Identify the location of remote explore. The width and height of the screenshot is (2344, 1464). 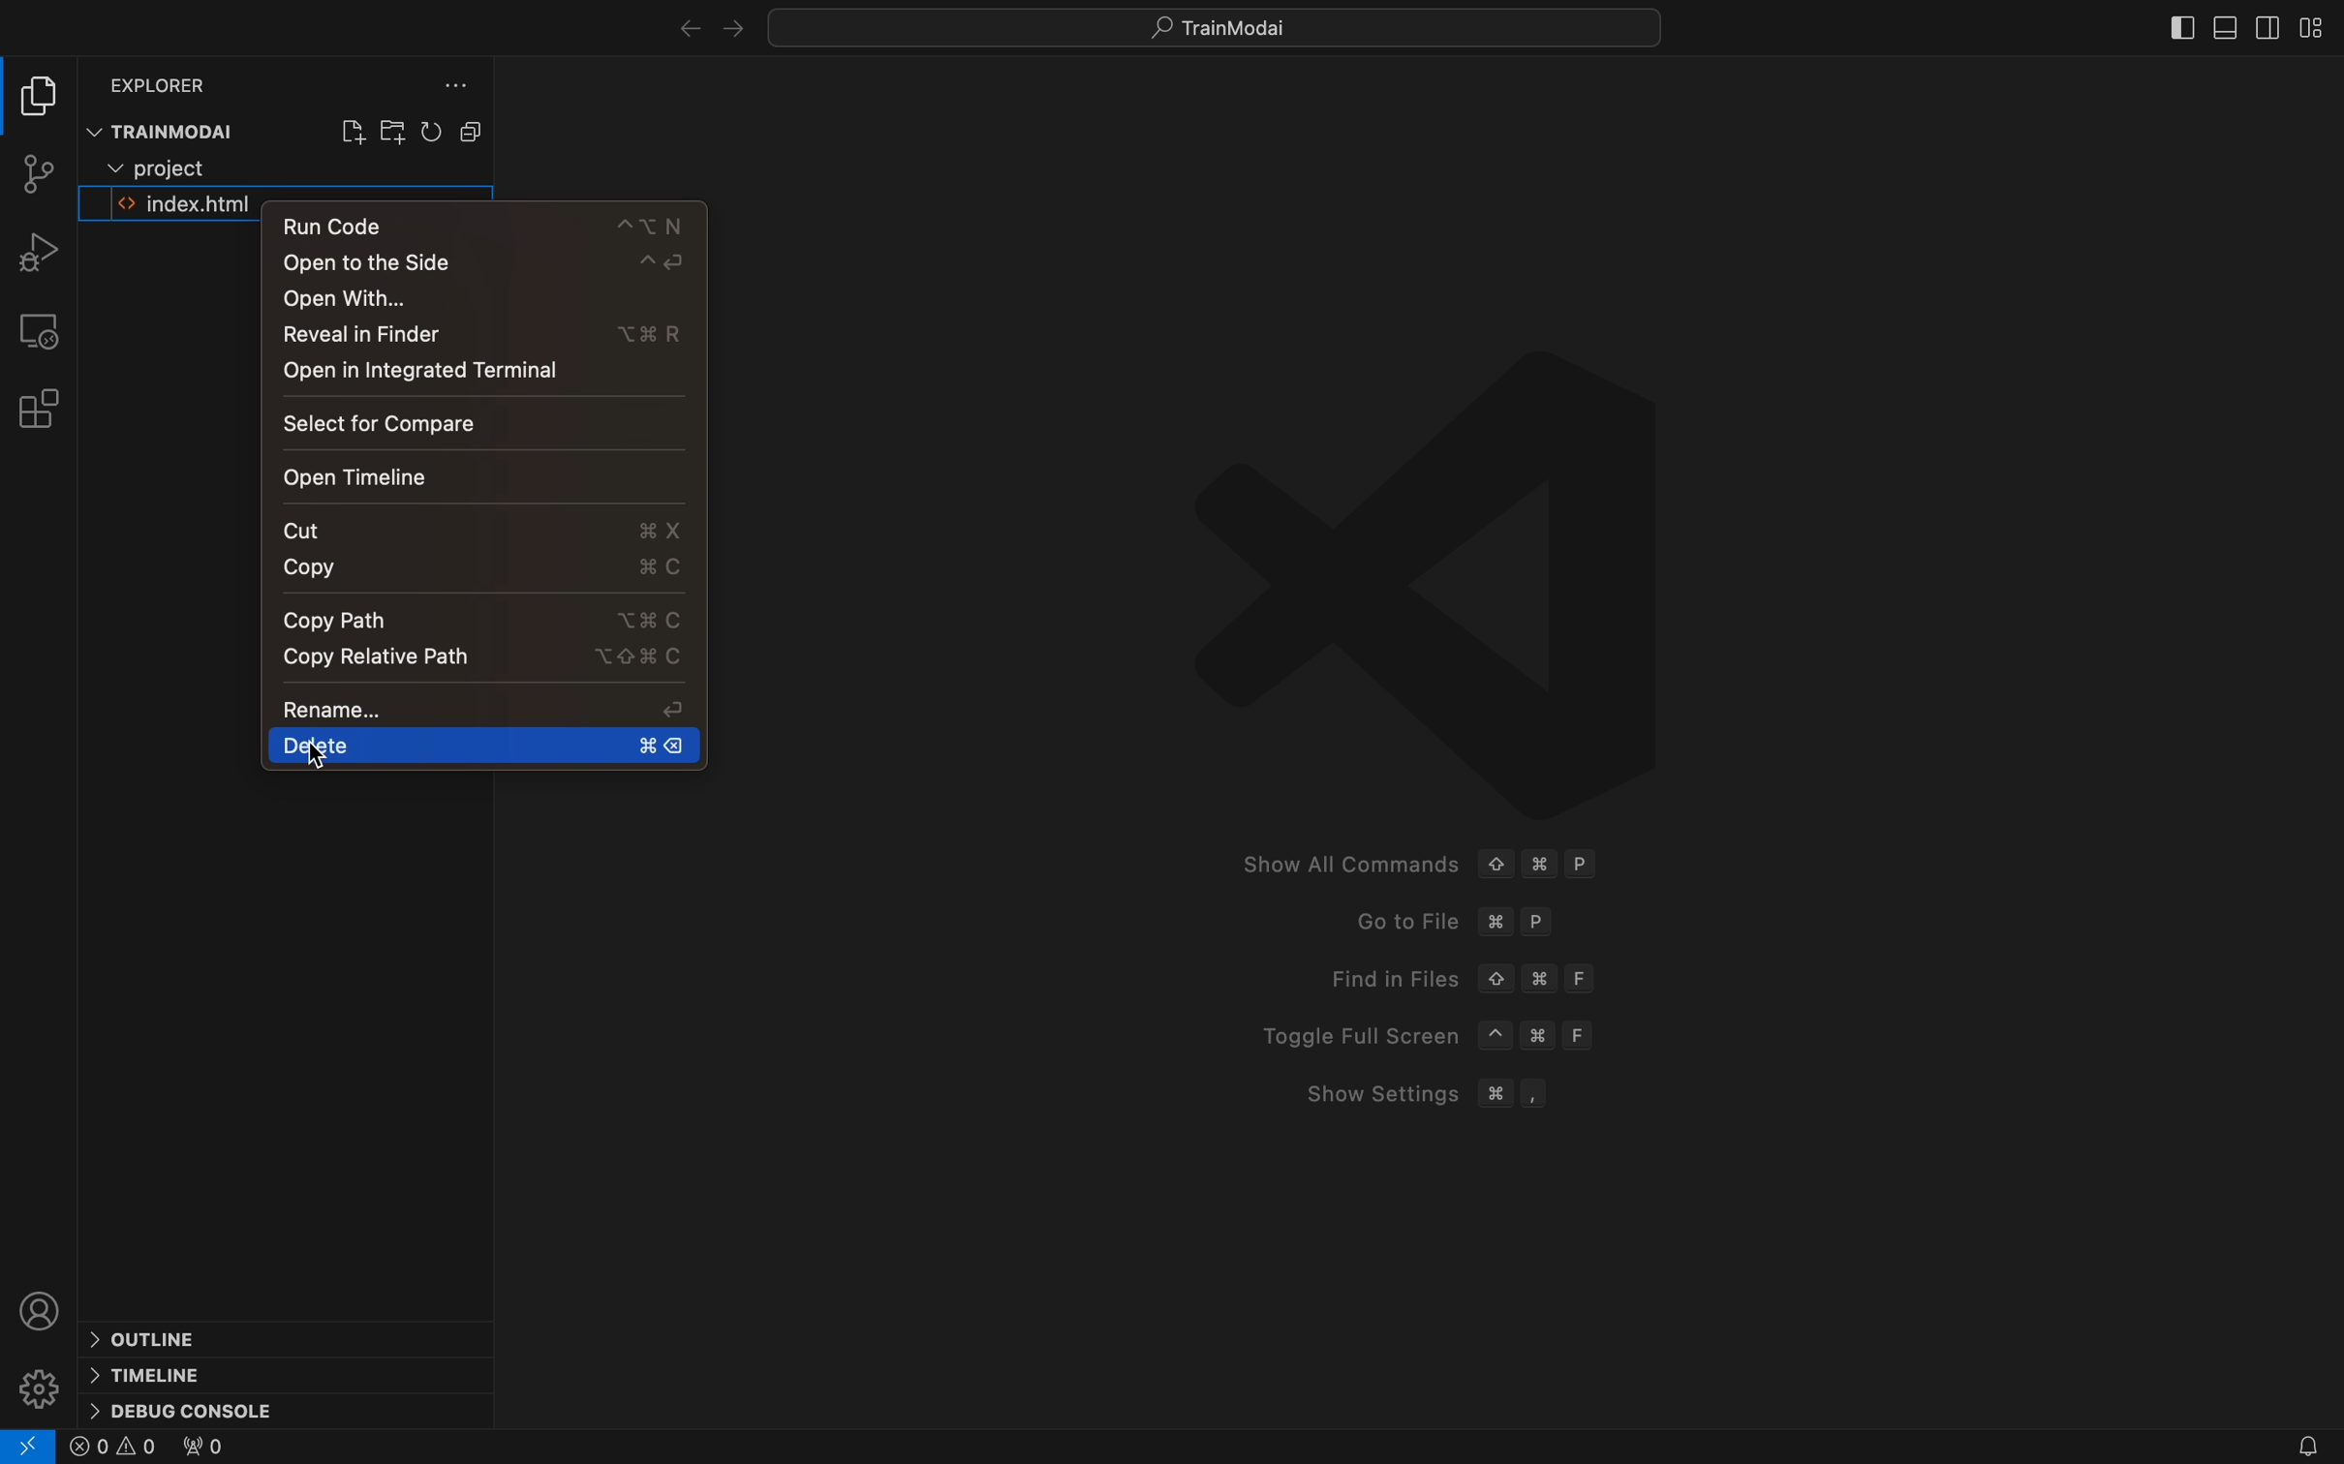
(42, 327).